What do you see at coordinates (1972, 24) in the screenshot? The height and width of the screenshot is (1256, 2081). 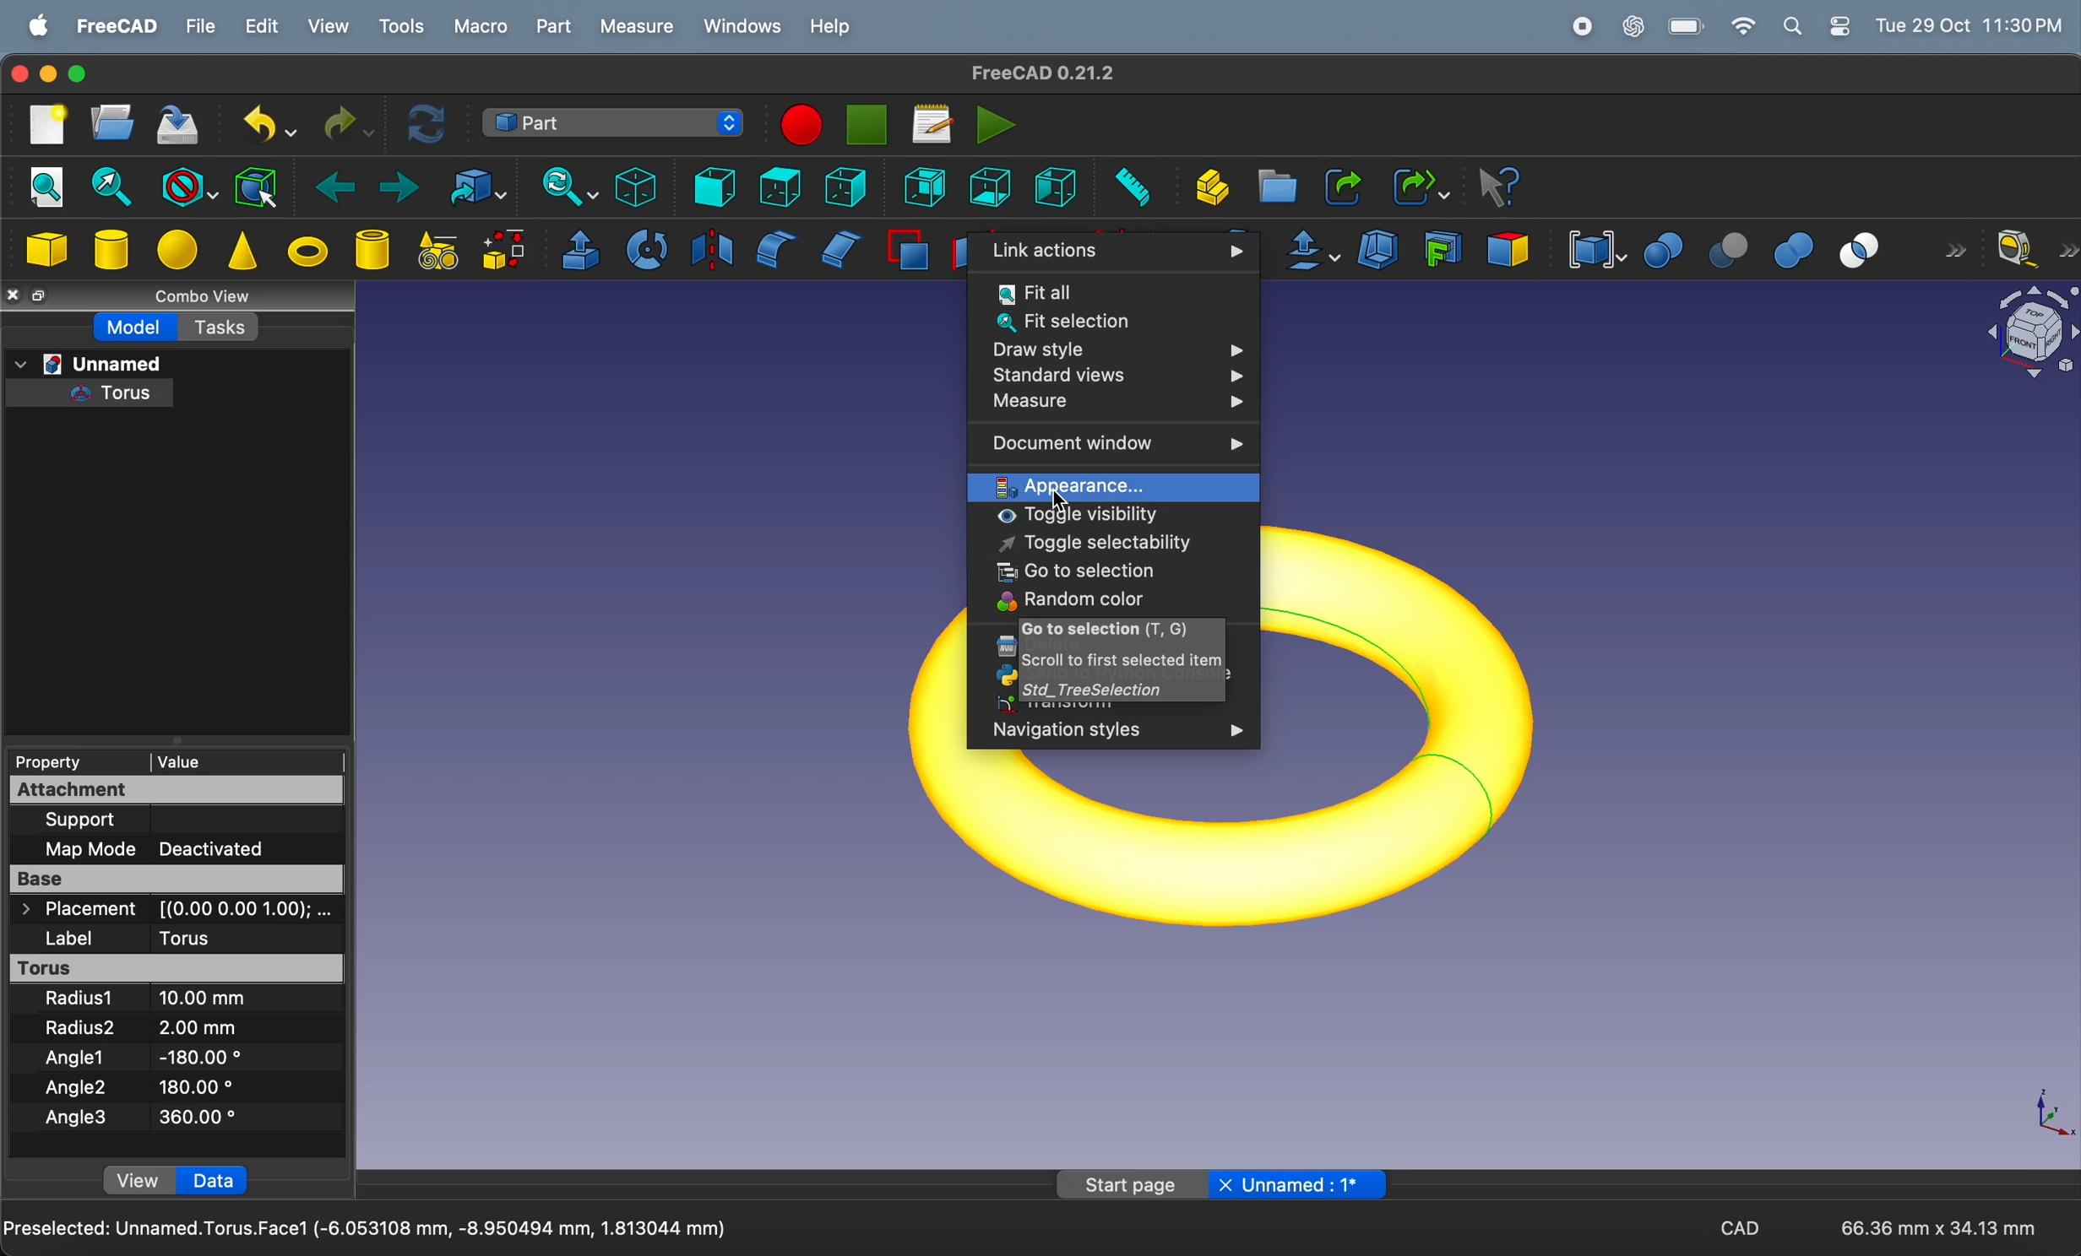 I see `time and date` at bounding box center [1972, 24].